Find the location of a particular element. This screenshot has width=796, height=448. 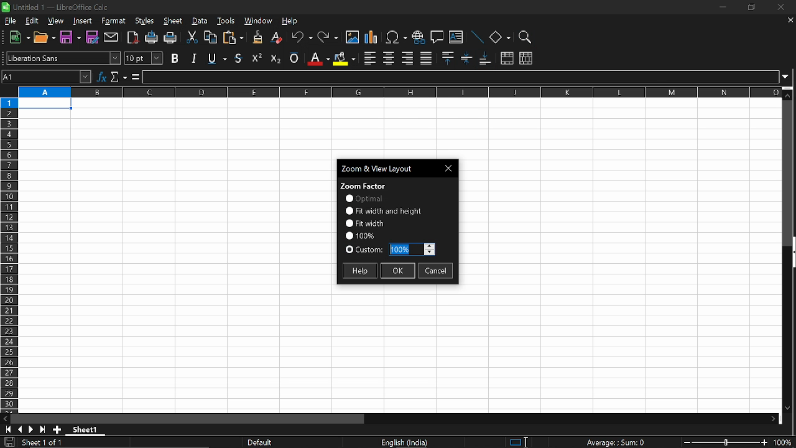

unmerge cells is located at coordinates (525, 58).